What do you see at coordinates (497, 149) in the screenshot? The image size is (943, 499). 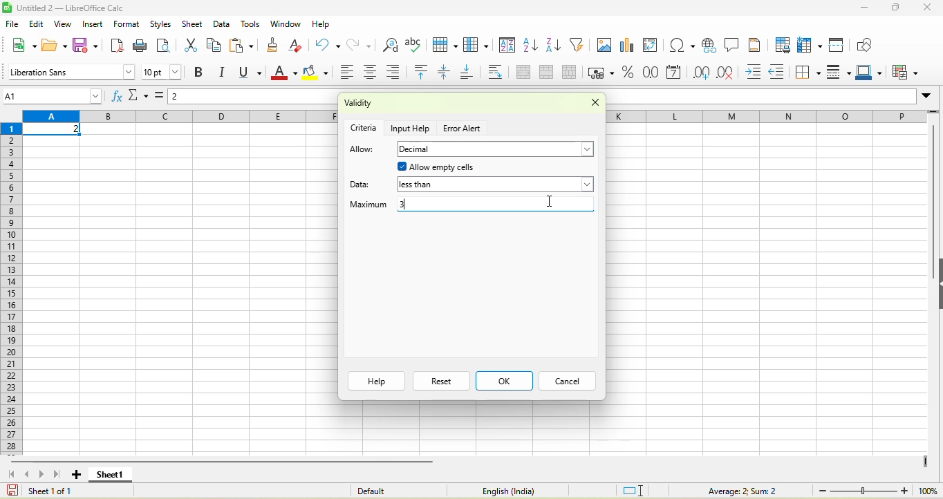 I see `deciman` at bounding box center [497, 149].